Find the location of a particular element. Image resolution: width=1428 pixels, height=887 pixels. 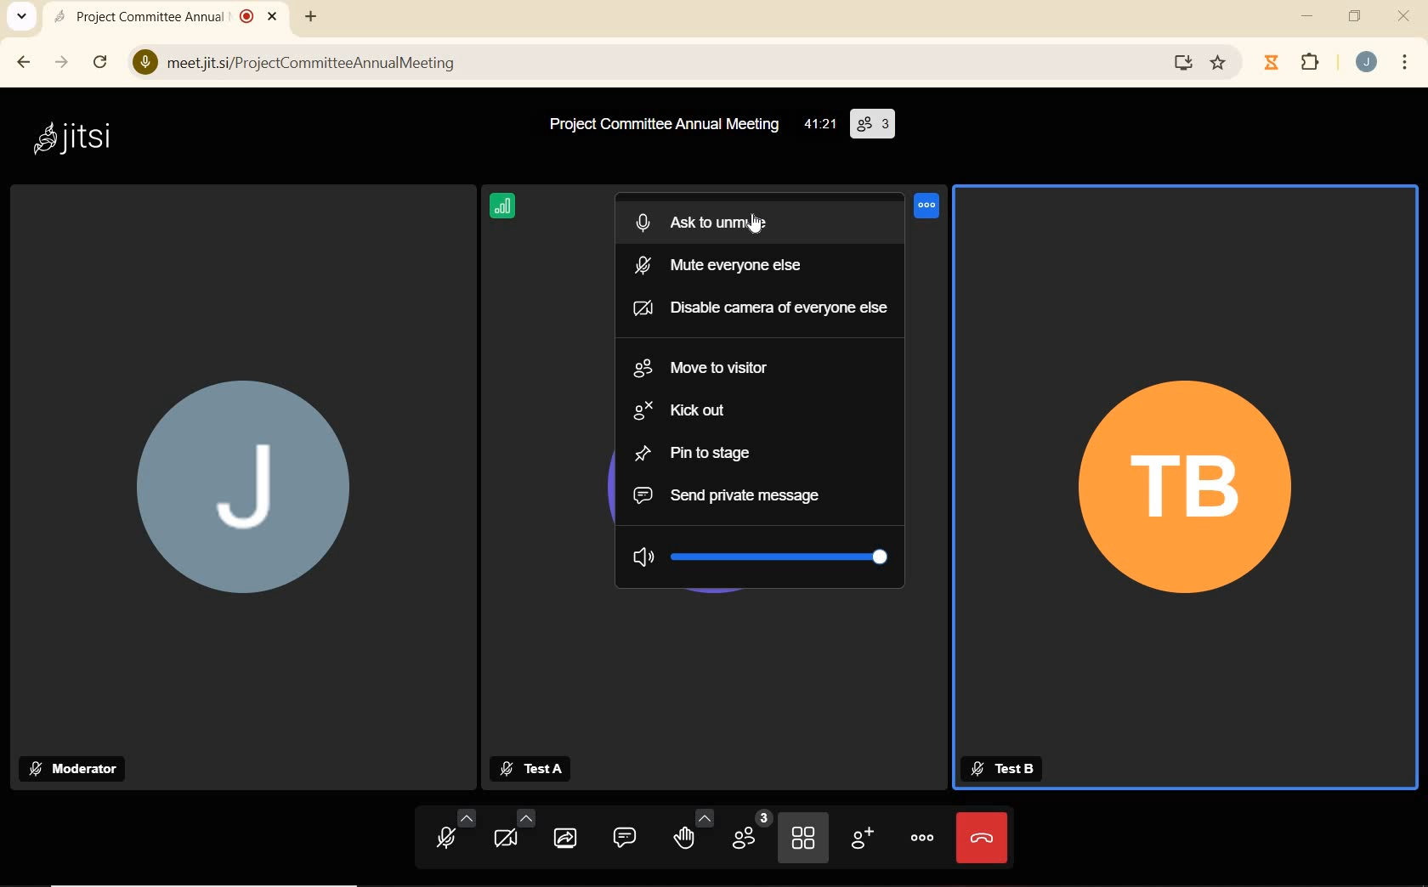

CLOSE is located at coordinates (1405, 16).